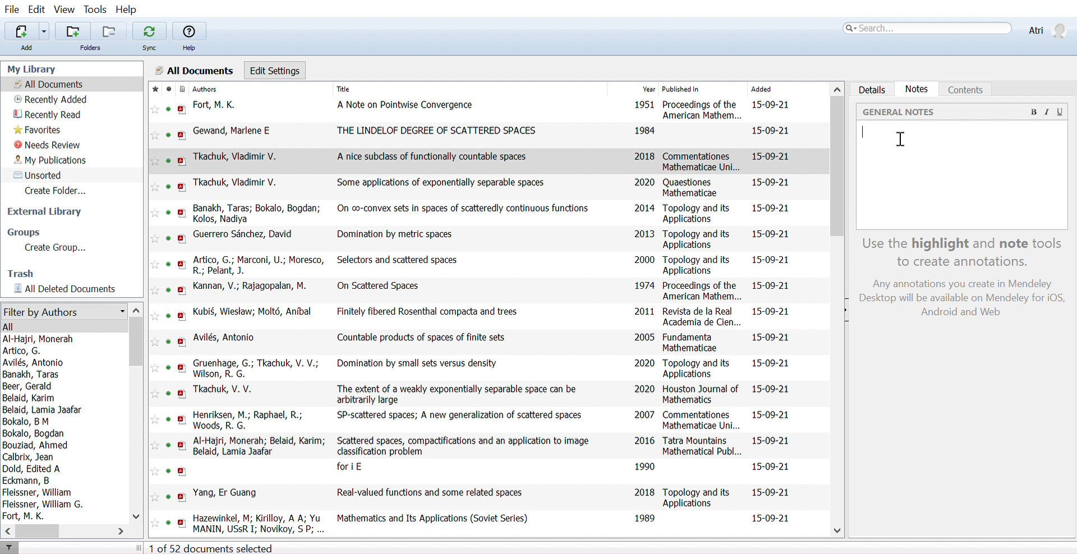 Image resolution: width=1077 pixels, height=554 pixels. What do you see at coordinates (182, 342) in the screenshot?
I see `open PDF` at bounding box center [182, 342].